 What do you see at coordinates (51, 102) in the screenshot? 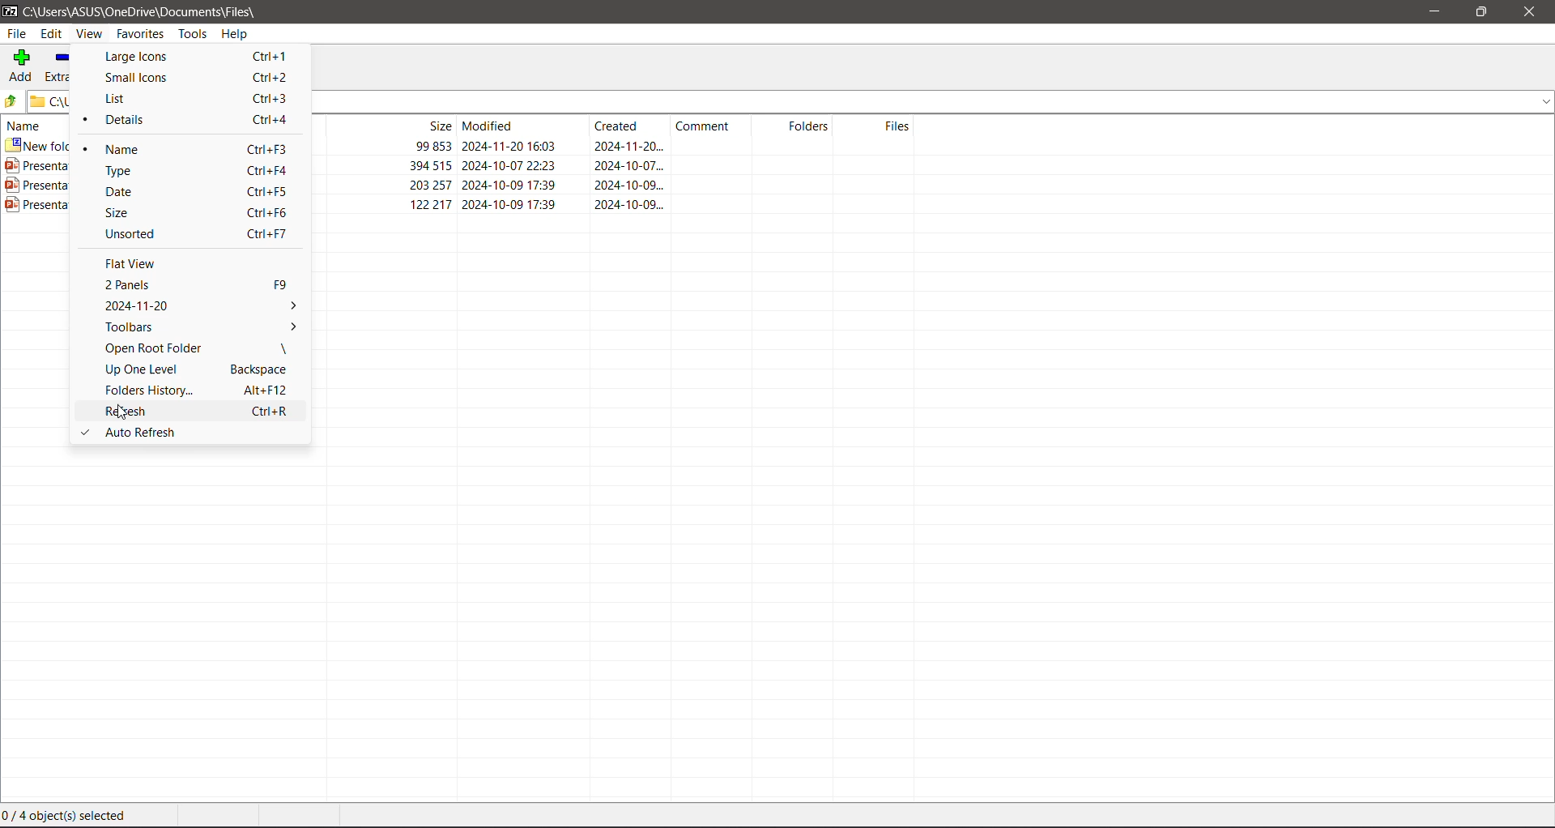
I see `folder address` at bounding box center [51, 102].